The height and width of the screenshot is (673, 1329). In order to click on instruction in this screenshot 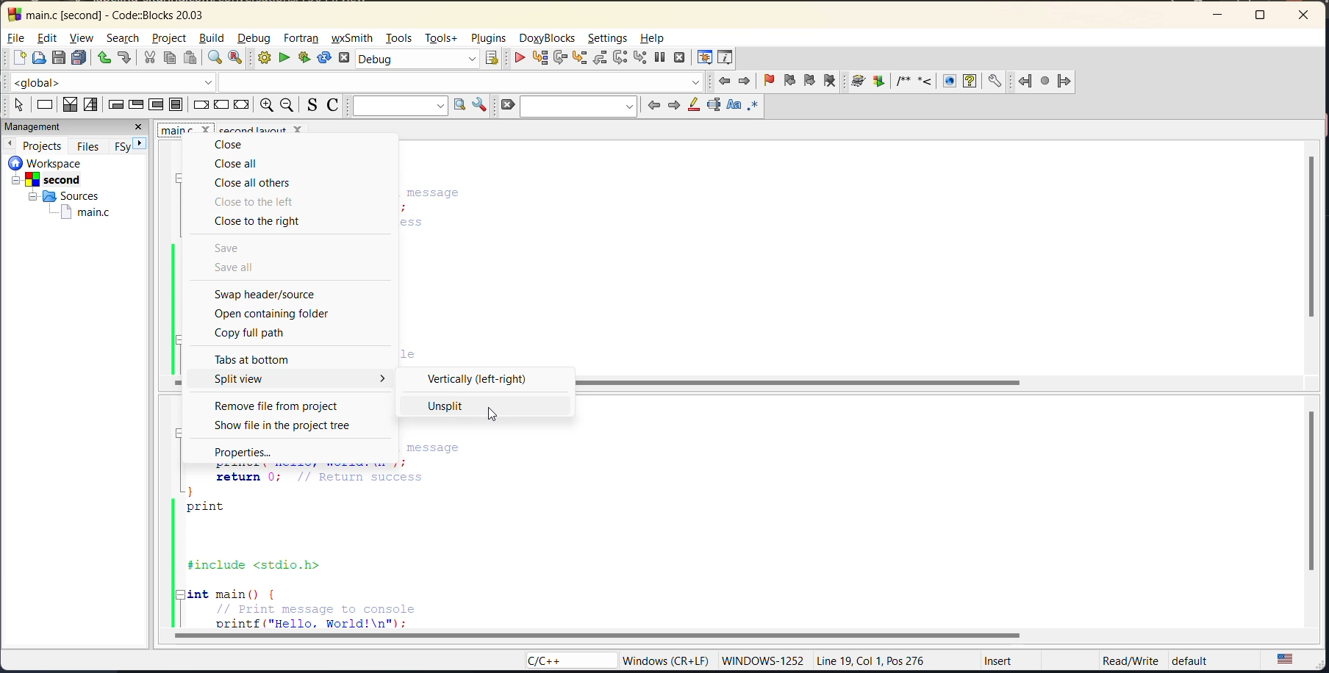, I will do `click(46, 104)`.